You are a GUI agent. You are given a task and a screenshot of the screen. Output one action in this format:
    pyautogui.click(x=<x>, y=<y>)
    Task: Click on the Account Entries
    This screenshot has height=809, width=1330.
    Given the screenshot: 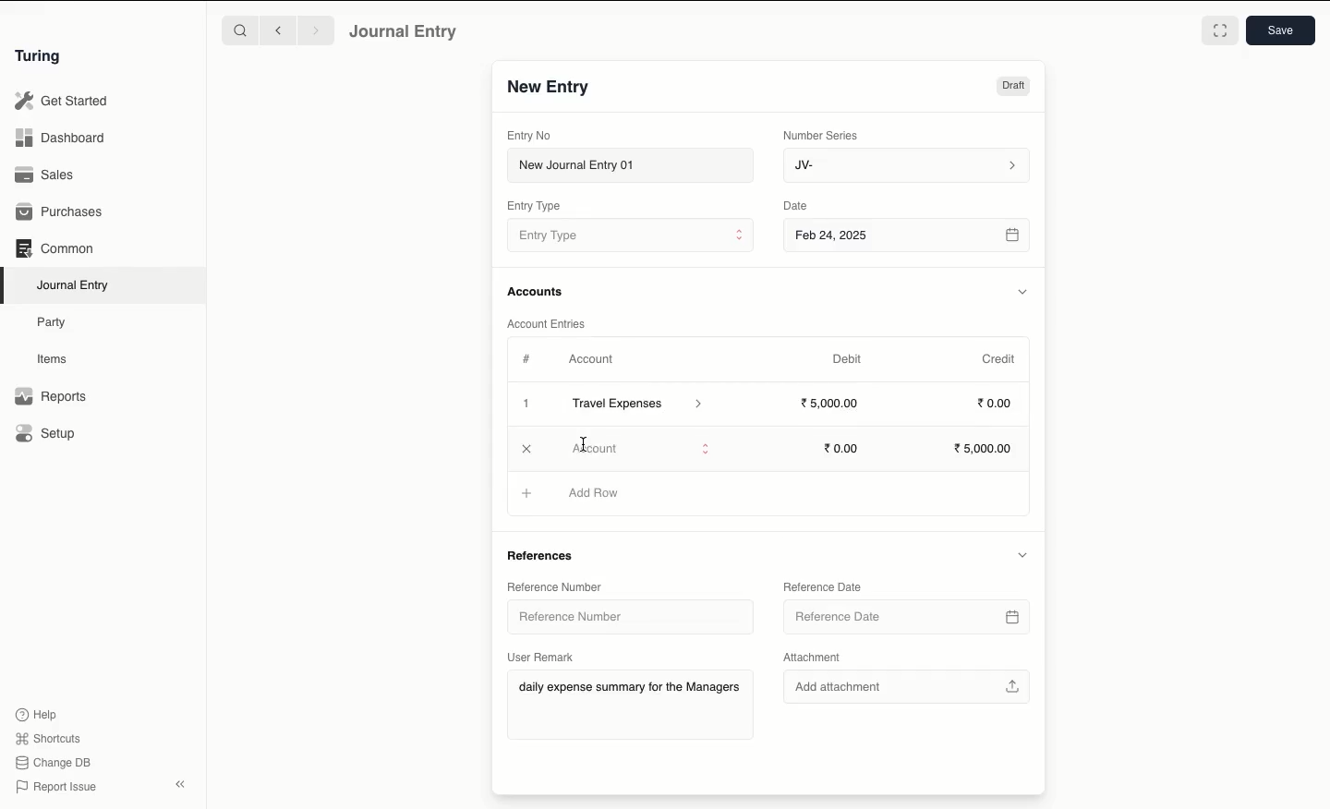 What is the action you would take?
    pyautogui.click(x=550, y=323)
    